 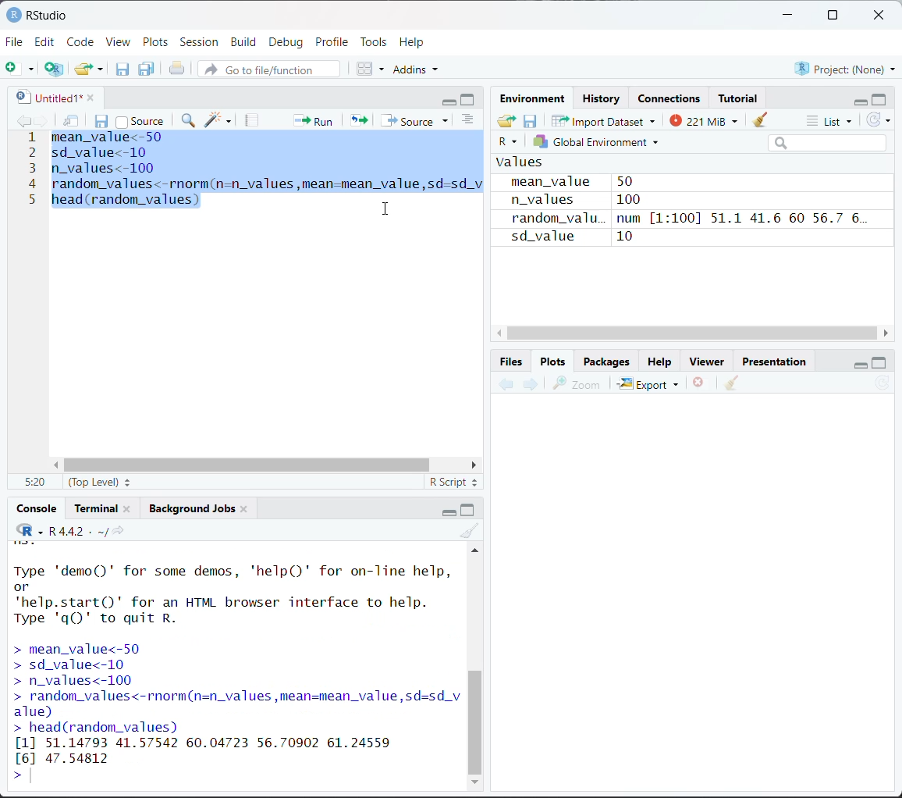 What do you see at coordinates (286, 42) in the screenshot?
I see `Debug` at bounding box center [286, 42].